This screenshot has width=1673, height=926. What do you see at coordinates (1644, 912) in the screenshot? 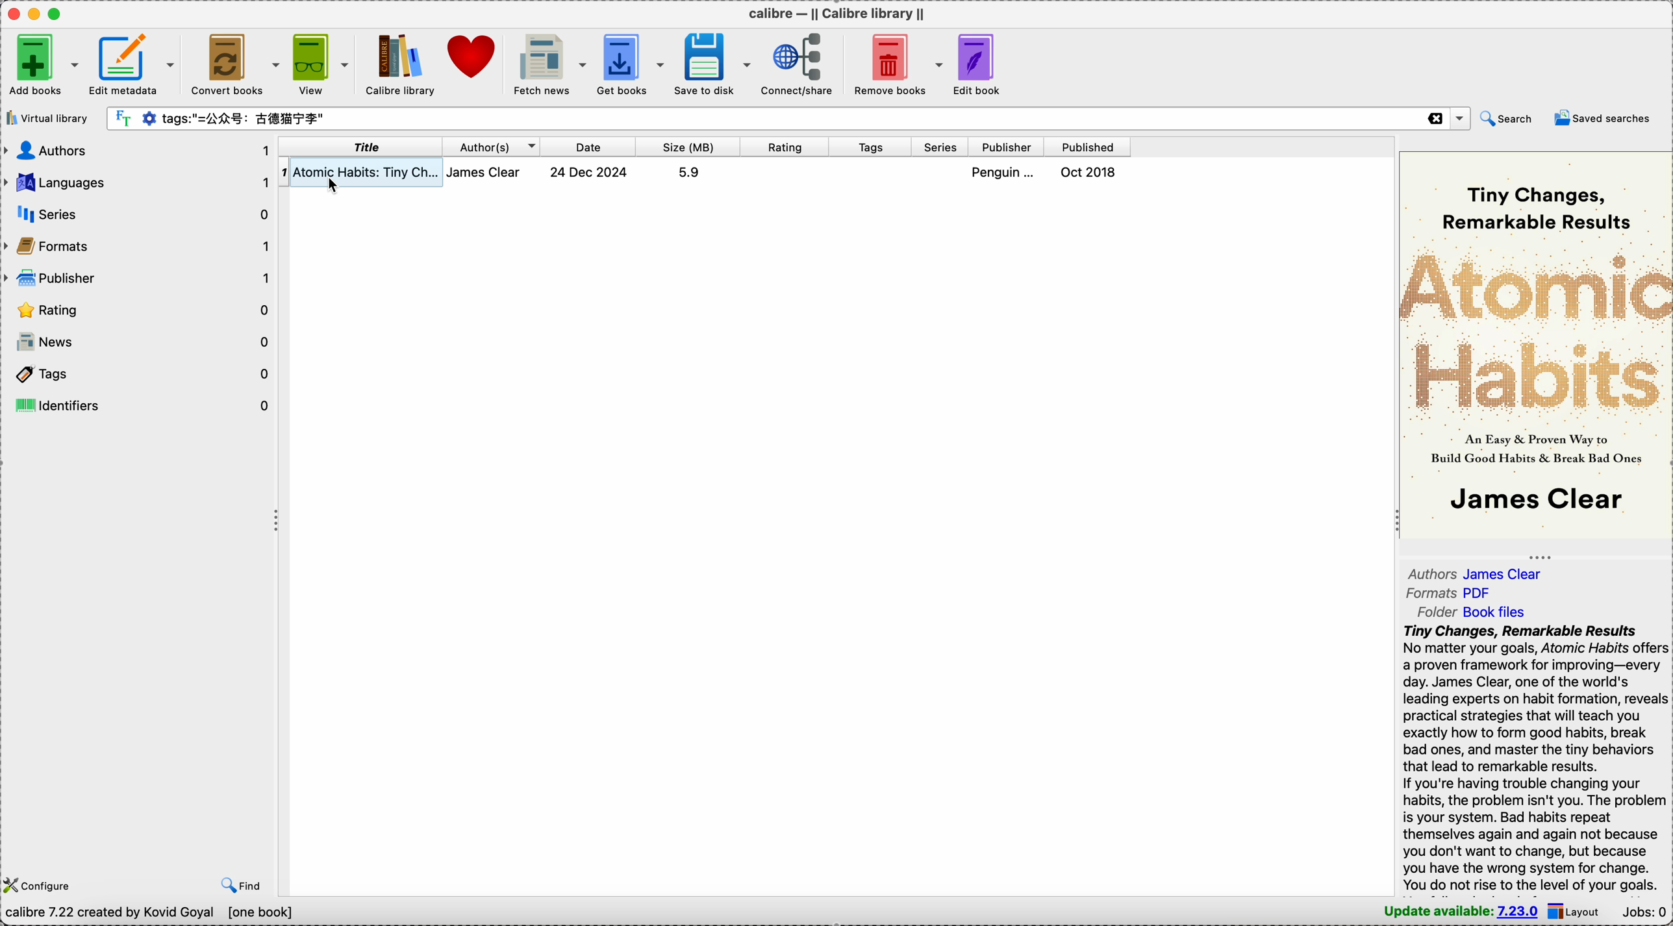
I see `Jobs: 0` at bounding box center [1644, 912].